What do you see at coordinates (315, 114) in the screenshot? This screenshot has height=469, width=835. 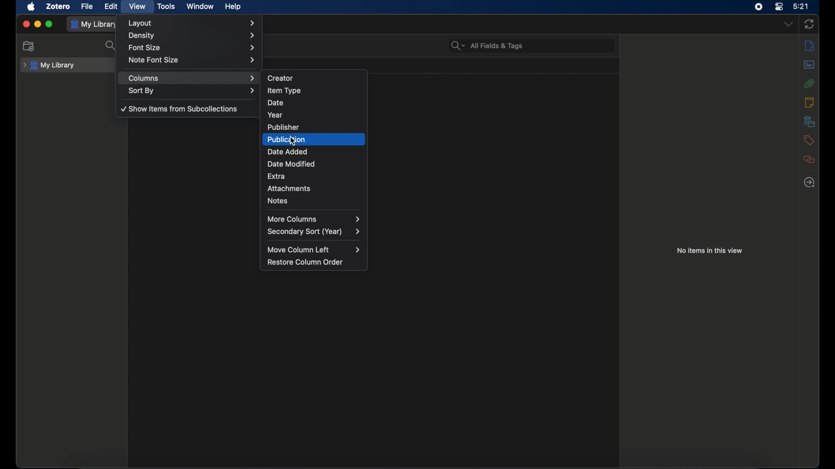 I see `year` at bounding box center [315, 114].